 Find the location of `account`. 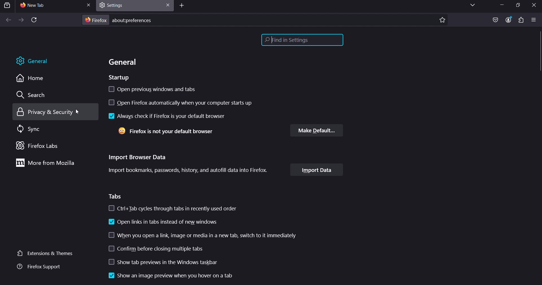

account is located at coordinates (508, 19).